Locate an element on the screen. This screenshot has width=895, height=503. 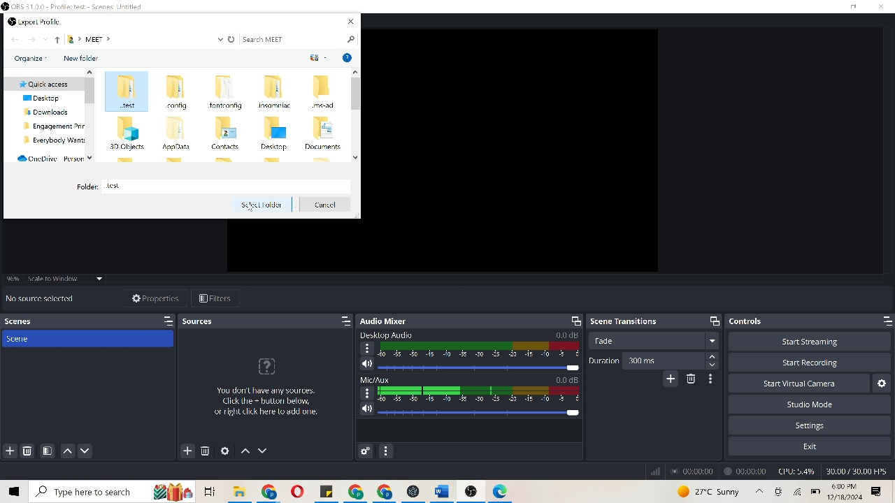
icon is located at coordinates (411, 490).